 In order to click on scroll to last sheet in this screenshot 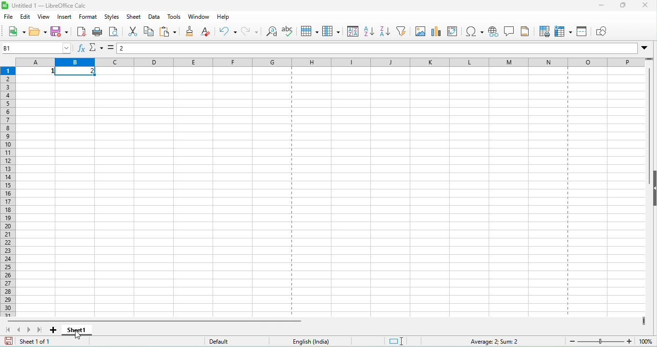, I will do `click(41, 331)`.